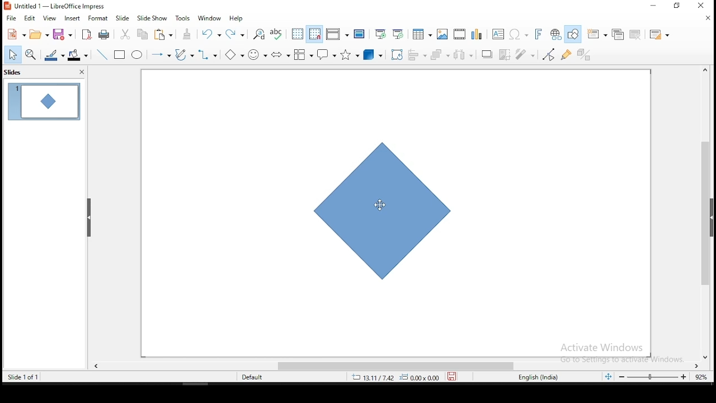 Image resolution: width=716 pixels, height=403 pixels. Describe the element at coordinates (662, 376) in the screenshot. I see `zoom level` at that location.